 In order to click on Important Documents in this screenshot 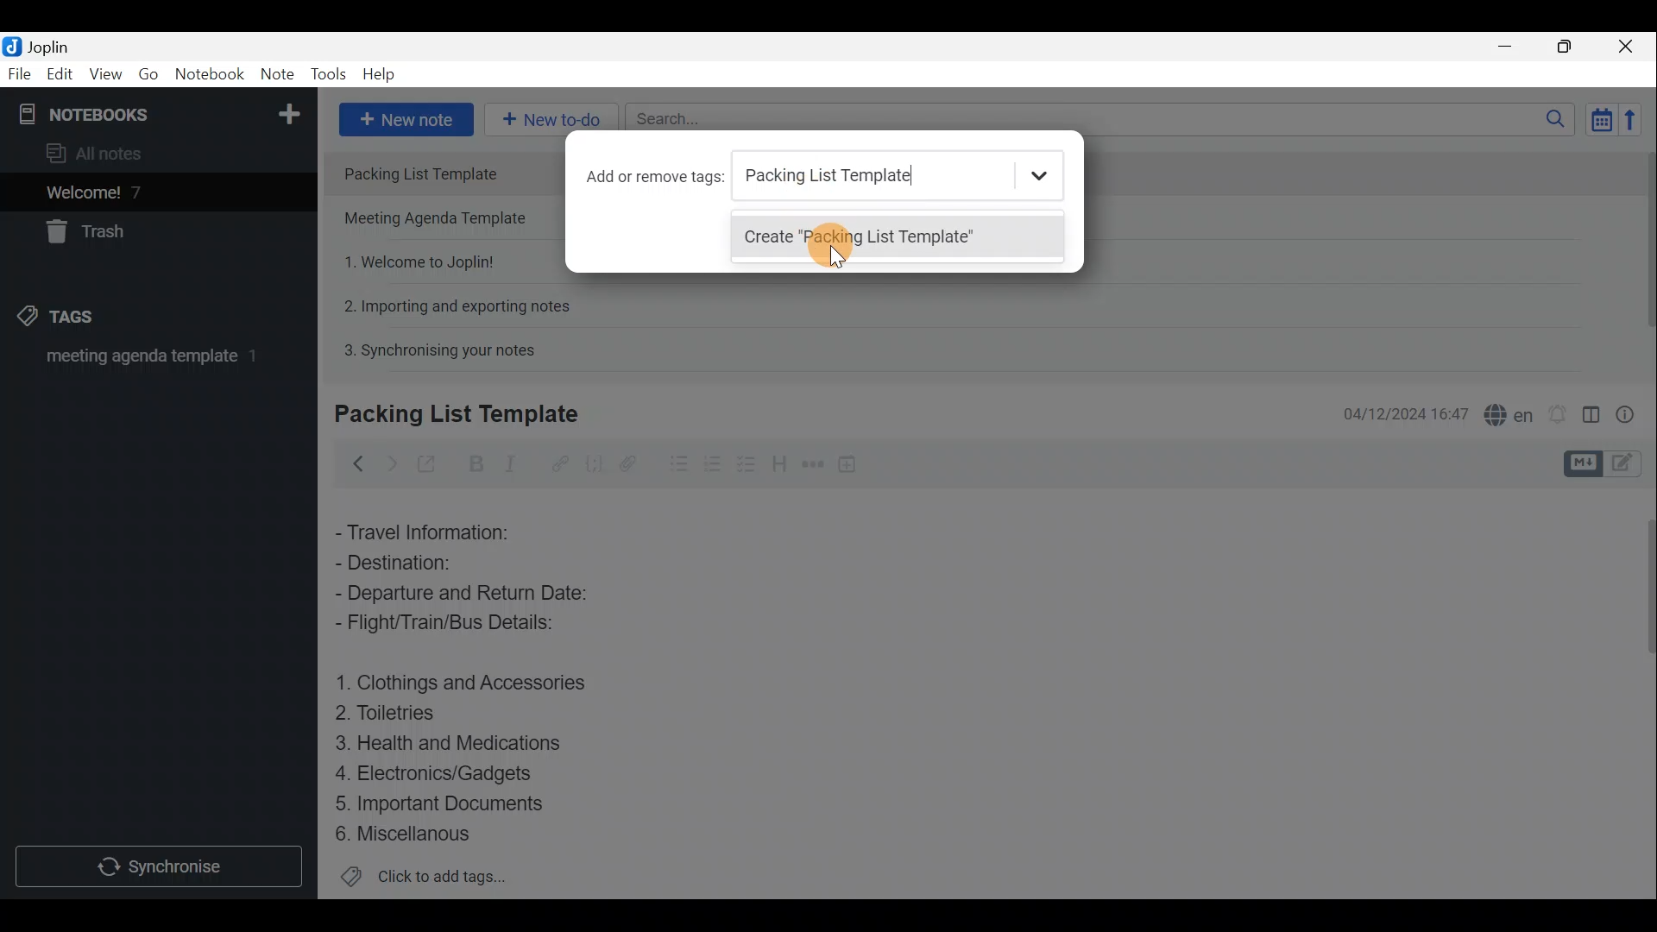, I will do `click(444, 803)`.